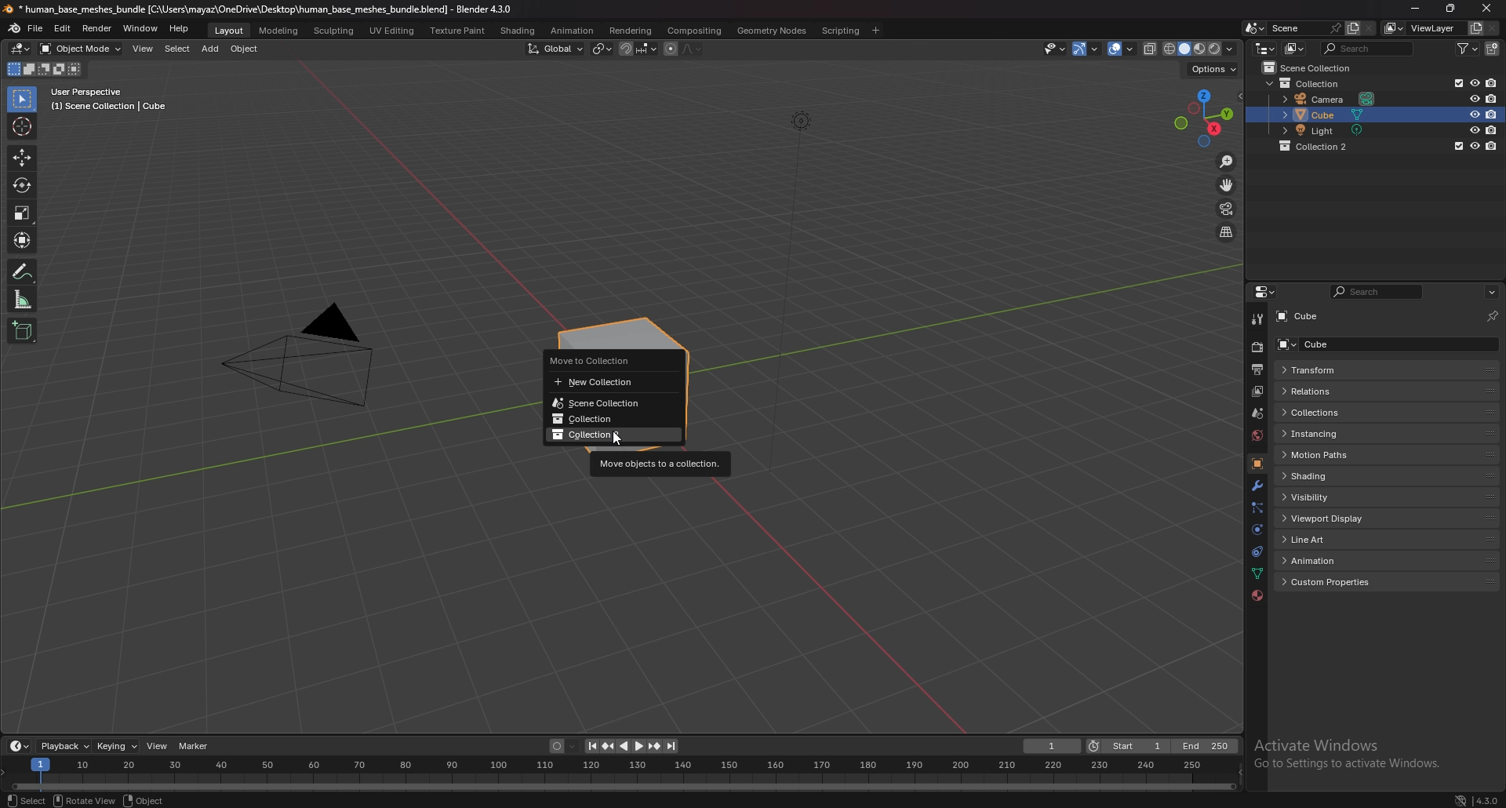  What do you see at coordinates (1415, 7) in the screenshot?
I see `minimize` at bounding box center [1415, 7].